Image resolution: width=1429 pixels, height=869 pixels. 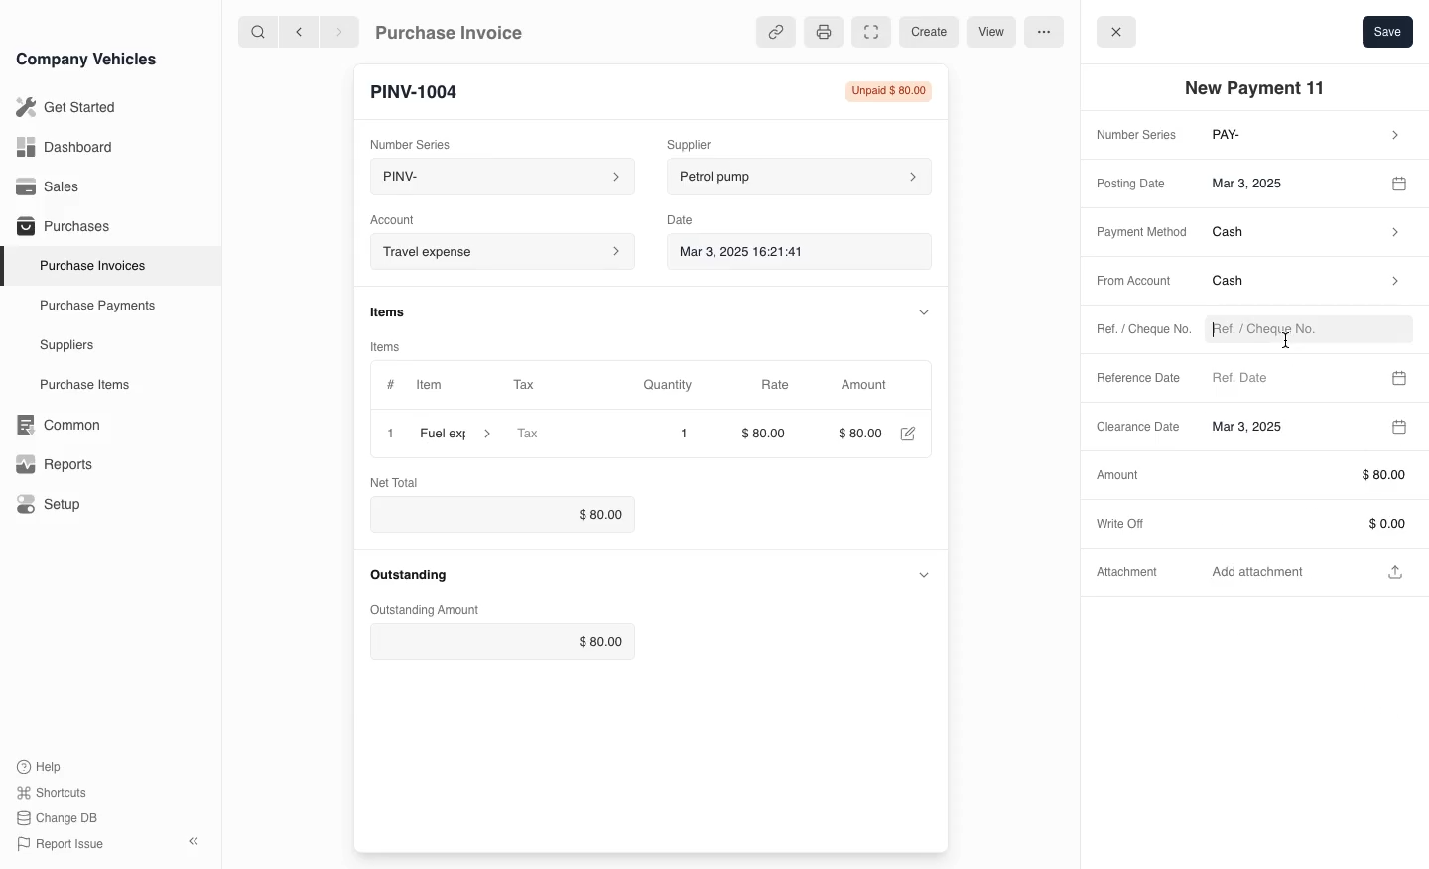 What do you see at coordinates (44, 766) in the screenshot?
I see `Help` at bounding box center [44, 766].